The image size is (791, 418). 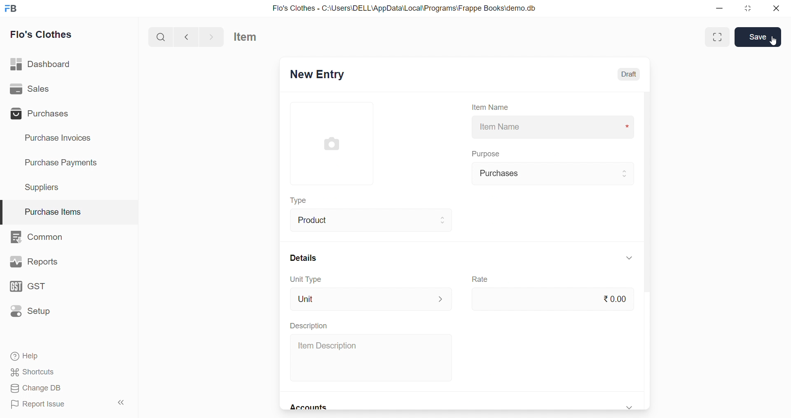 I want to click on minimize, so click(x=723, y=8).